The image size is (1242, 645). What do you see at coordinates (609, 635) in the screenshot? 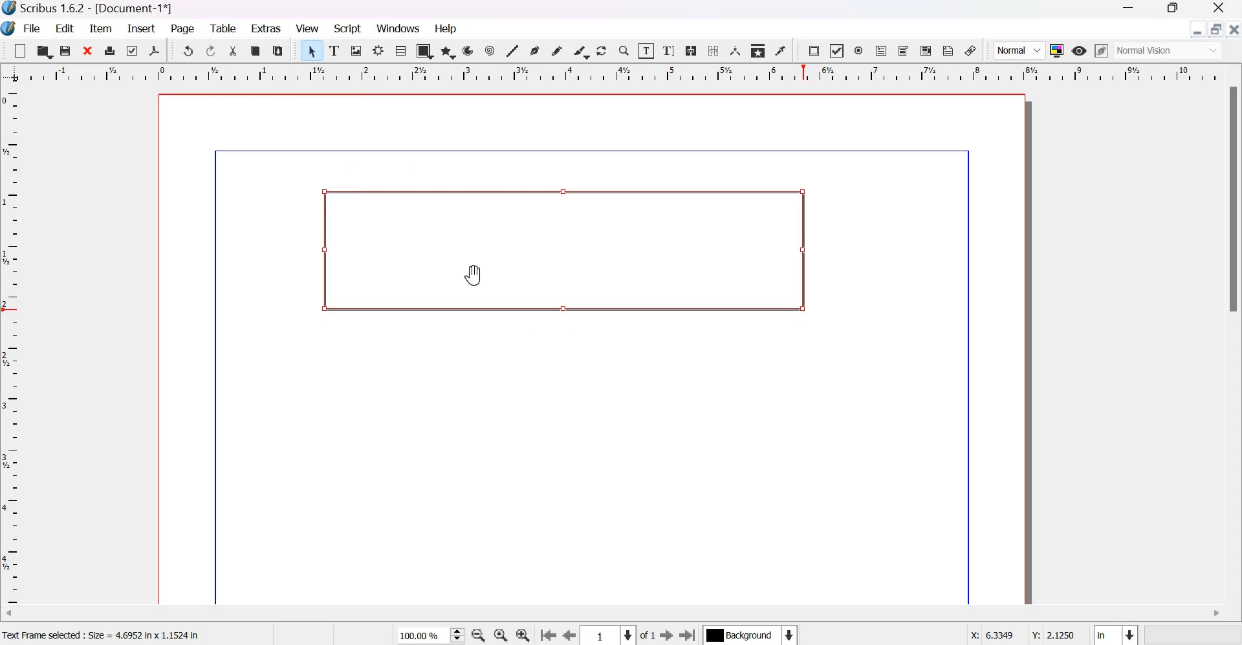
I see `Select the current page` at bounding box center [609, 635].